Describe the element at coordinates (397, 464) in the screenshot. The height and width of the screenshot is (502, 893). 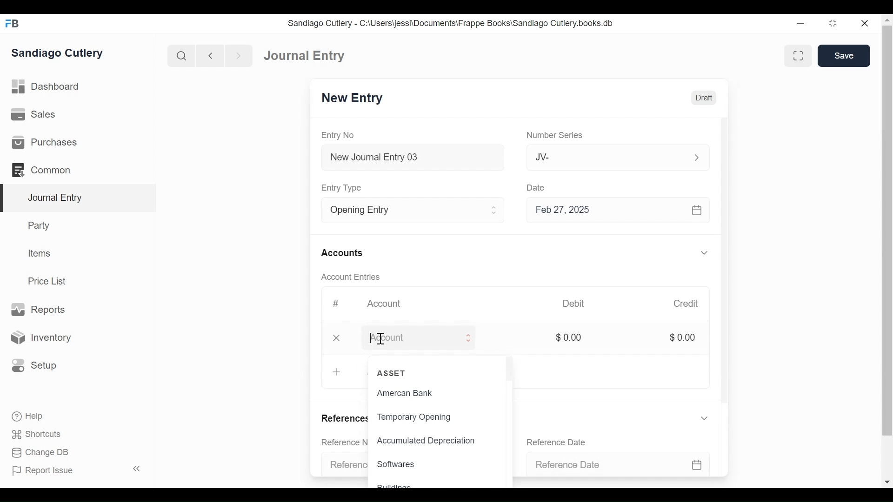
I see `Softwares` at that location.